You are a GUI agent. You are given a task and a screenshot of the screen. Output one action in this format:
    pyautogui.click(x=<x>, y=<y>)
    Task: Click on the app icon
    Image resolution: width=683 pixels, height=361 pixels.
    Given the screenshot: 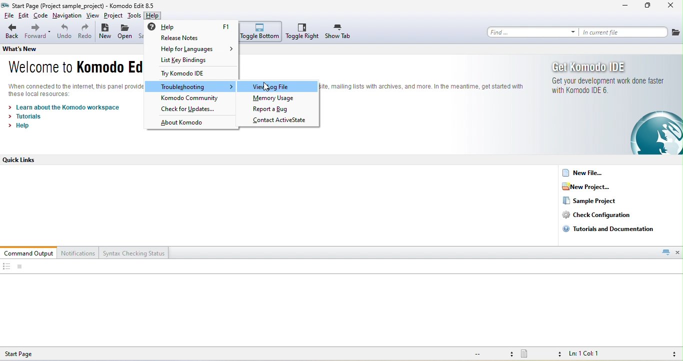 What is the action you would take?
    pyautogui.click(x=5, y=5)
    